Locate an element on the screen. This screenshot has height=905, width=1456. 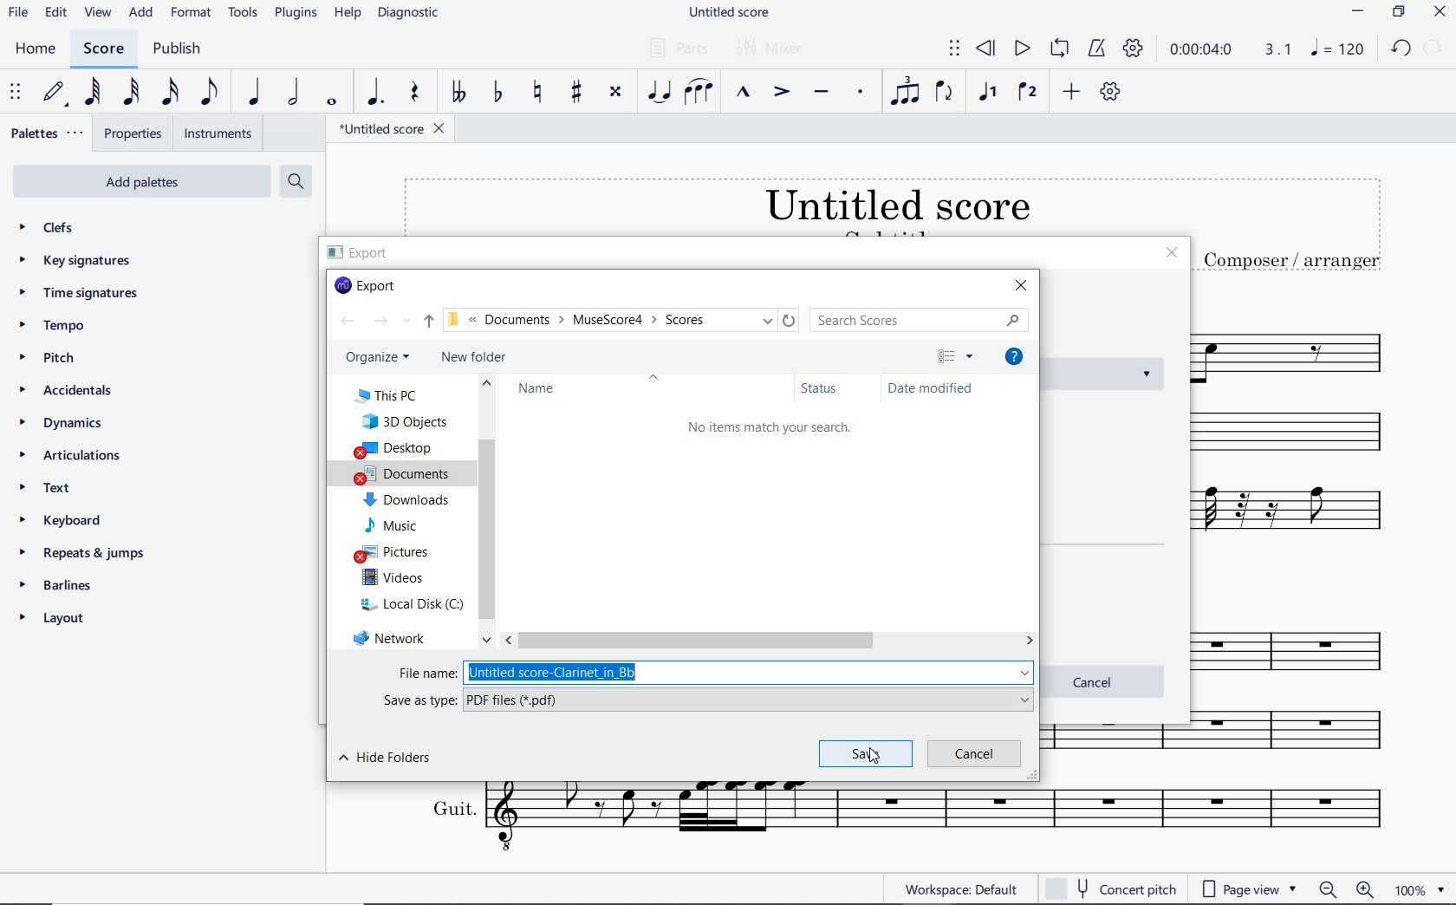
REDO is located at coordinates (1434, 47).